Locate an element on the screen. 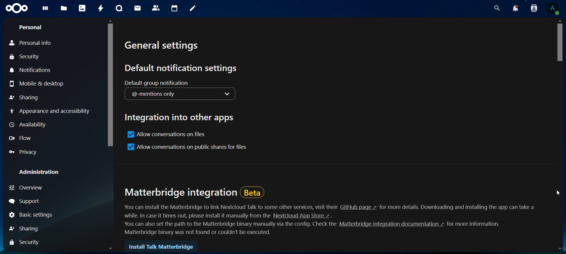  security is located at coordinates (25, 244).